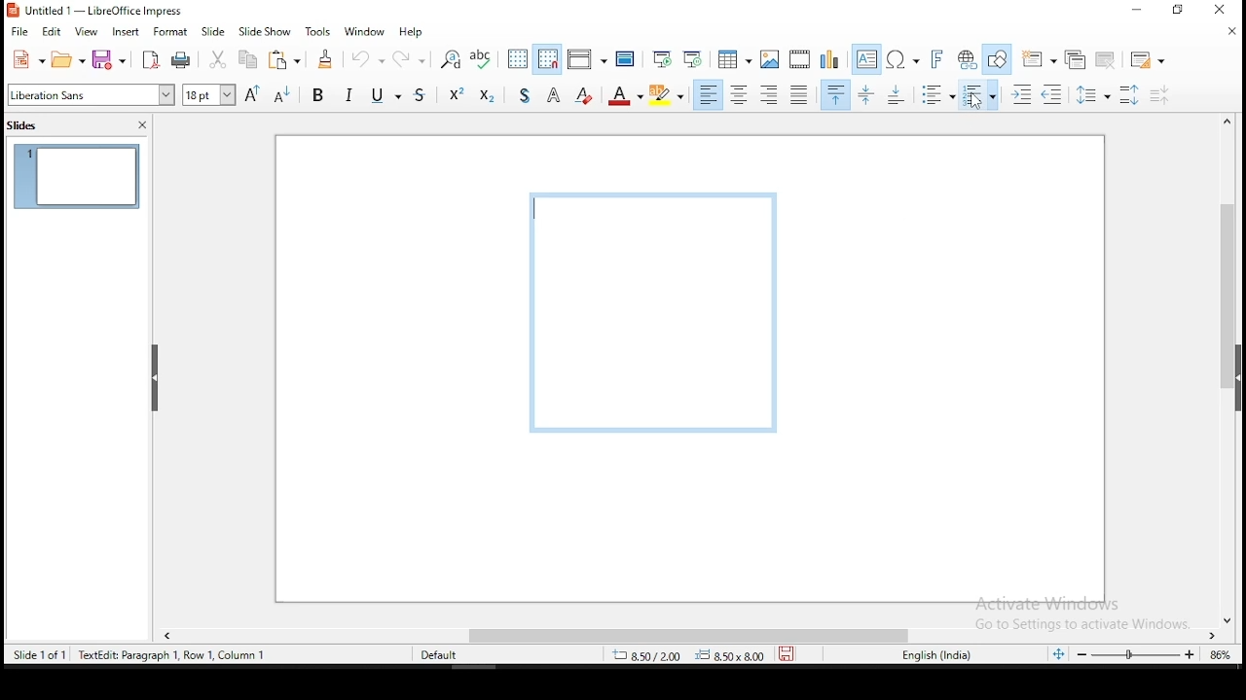  Describe the element at coordinates (1223, 12) in the screenshot. I see `close window` at that location.